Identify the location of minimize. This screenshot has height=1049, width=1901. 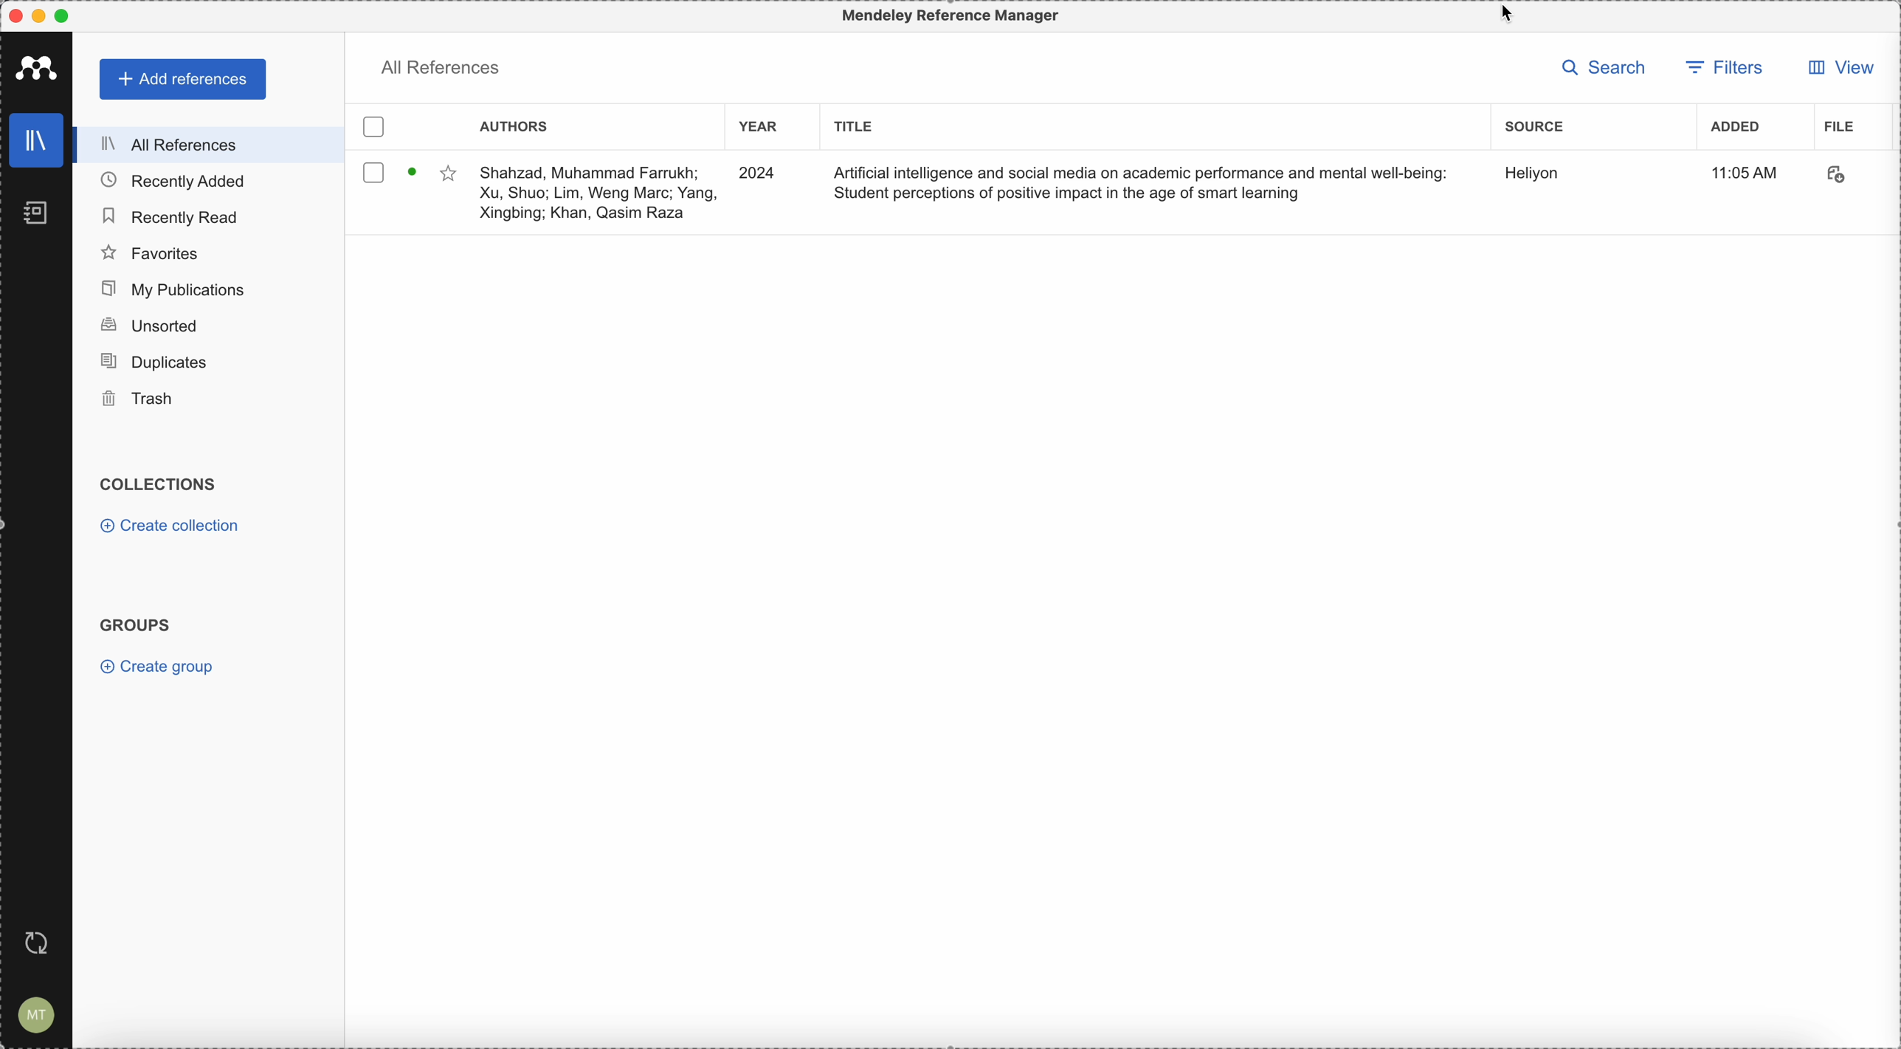
(42, 16).